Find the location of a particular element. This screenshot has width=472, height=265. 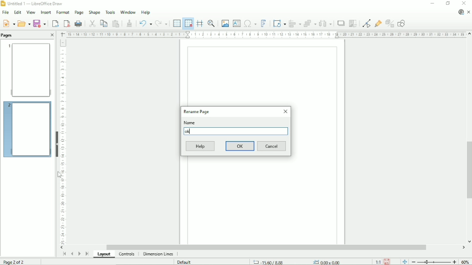

Export is located at coordinates (54, 23).